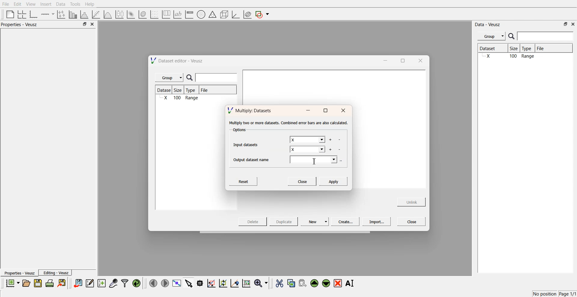  I want to click on move right, so click(165, 283).